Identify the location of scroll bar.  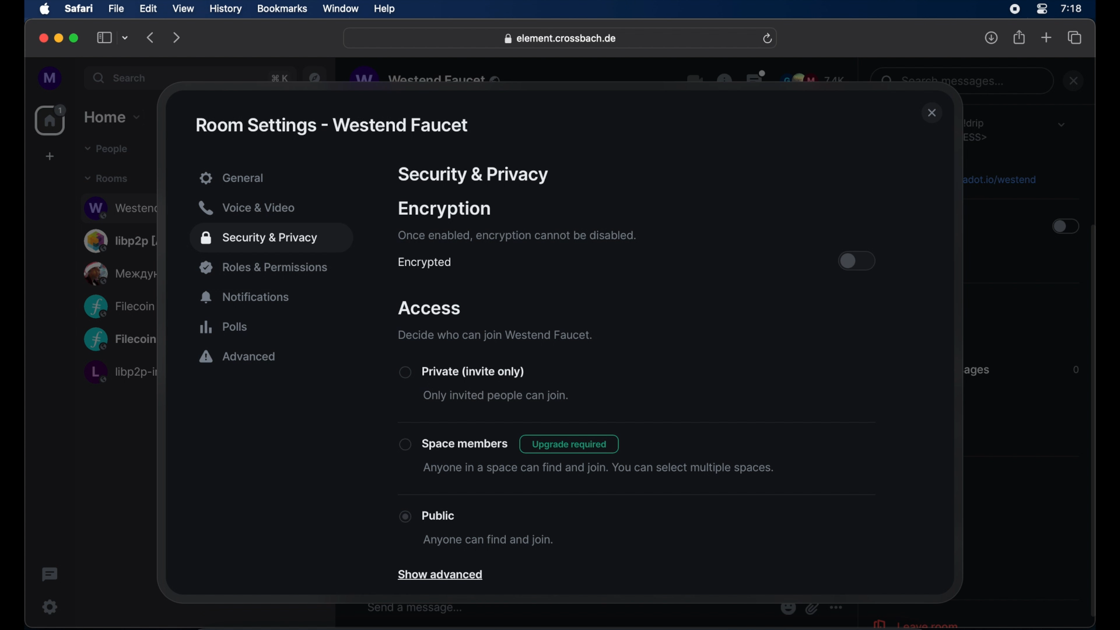
(1094, 422).